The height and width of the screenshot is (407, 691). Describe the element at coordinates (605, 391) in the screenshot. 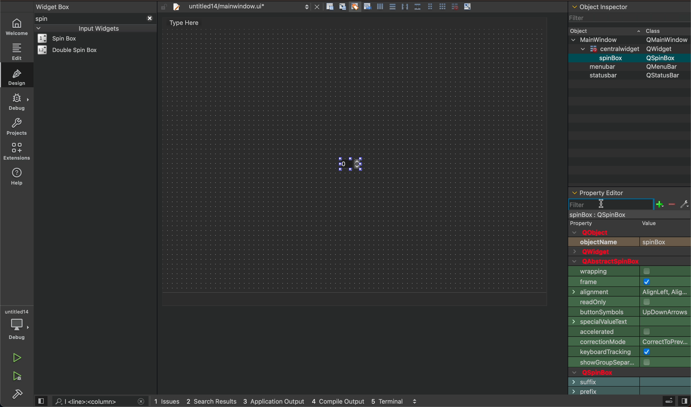

I see `text` at that location.